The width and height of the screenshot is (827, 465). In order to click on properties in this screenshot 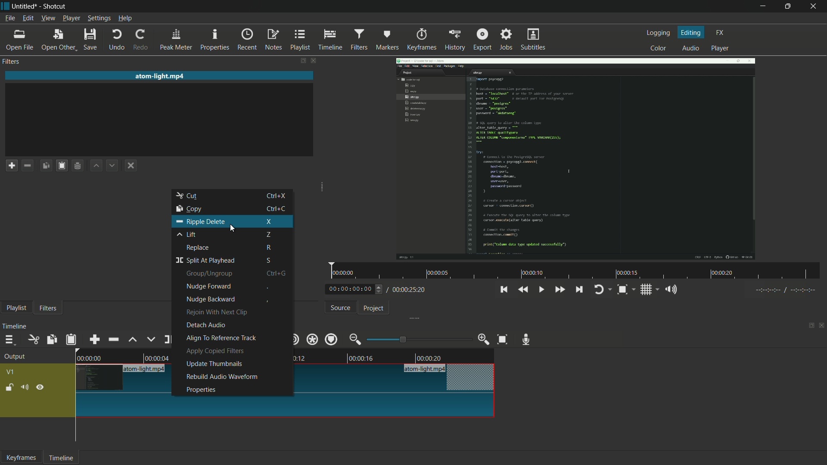, I will do `click(214, 39)`.